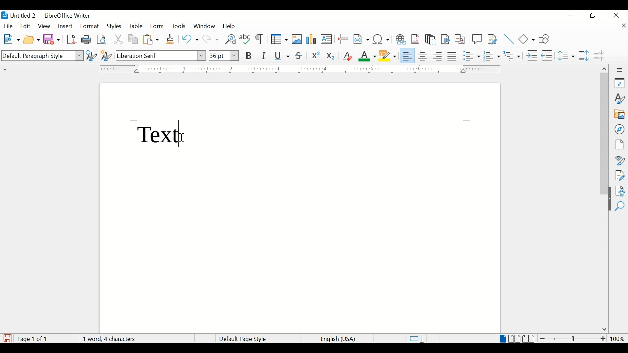 Image resolution: width=628 pixels, height=353 pixels. What do you see at coordinates (620, 160) in the screenshot?
I see `style inspector` at bounding box center [620, 160].